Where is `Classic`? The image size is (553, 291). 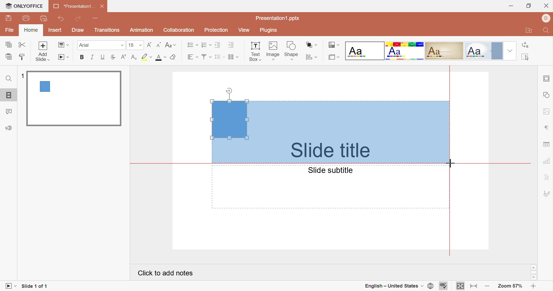
Classic is located at coordinates (444, 51).